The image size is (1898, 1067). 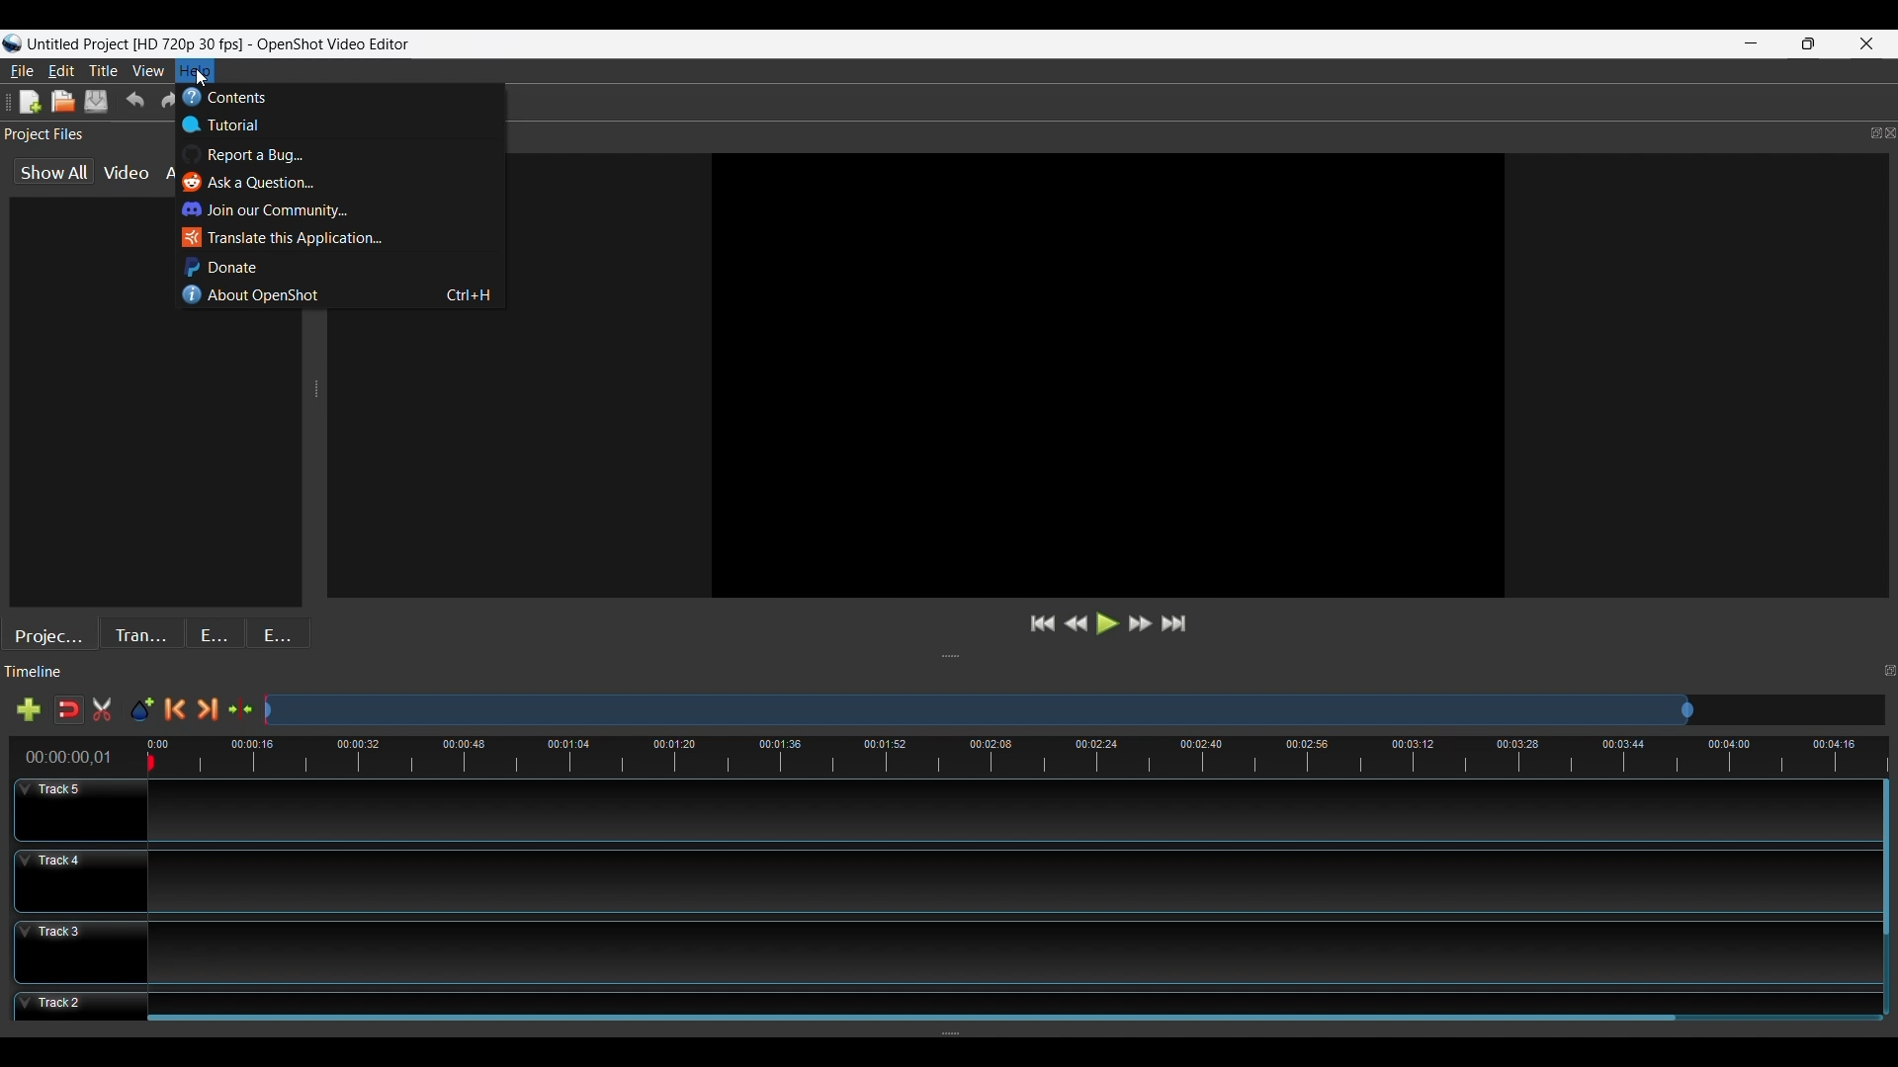 What do you see at coordinates (1108, 134) in the screenshot?
I see `Video Preview Panel` at bounding box center [1108, 134].